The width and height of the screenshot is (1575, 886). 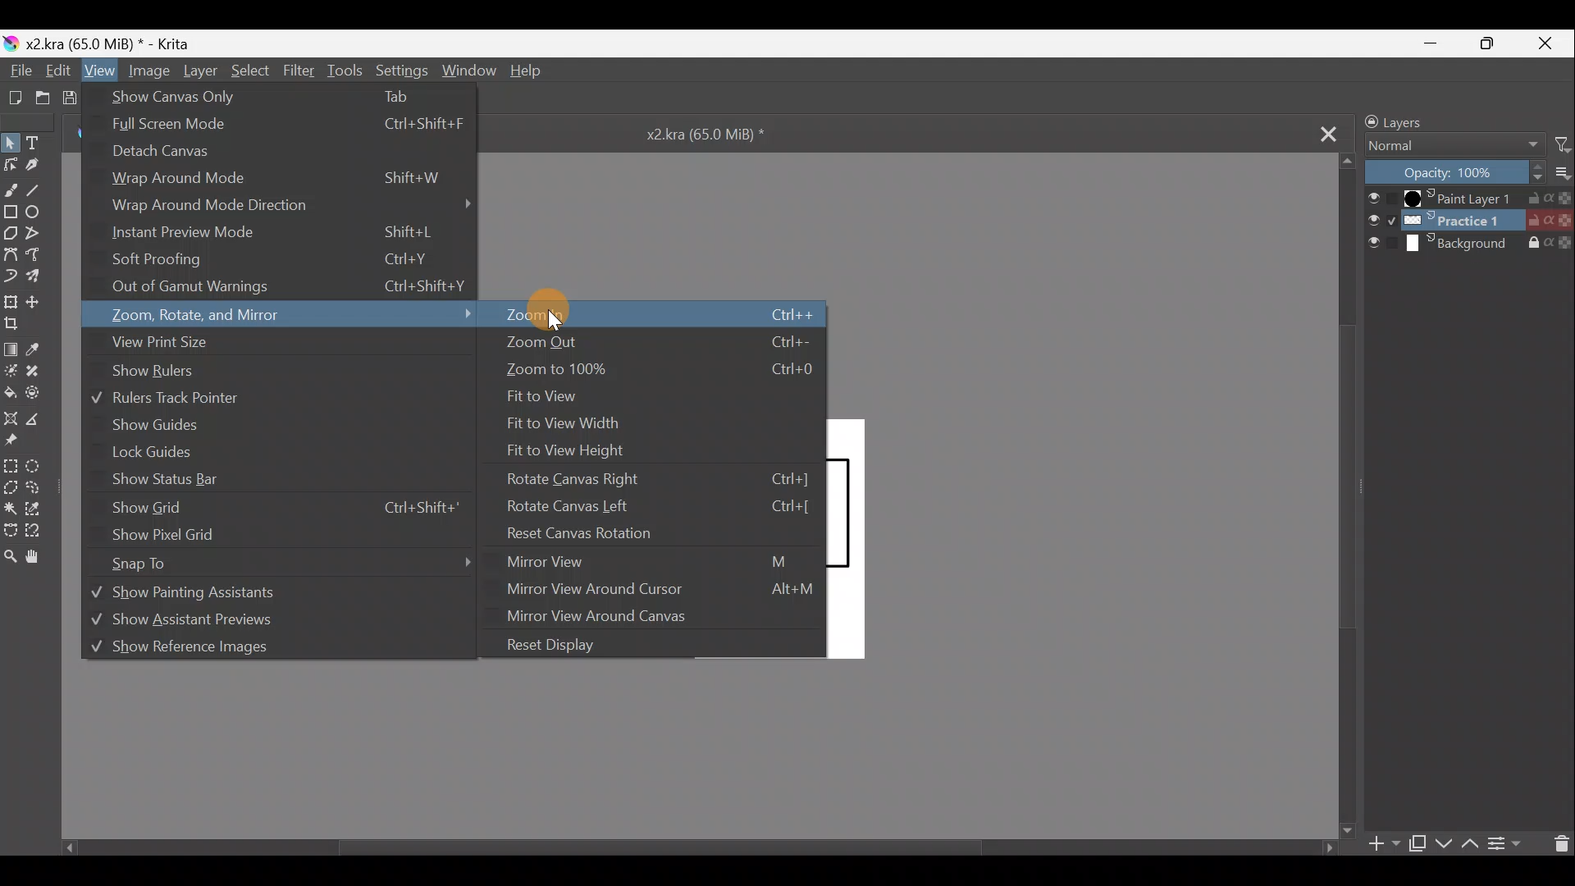 I want to click on Dynamic brush tool, so click(x=11, y=276).